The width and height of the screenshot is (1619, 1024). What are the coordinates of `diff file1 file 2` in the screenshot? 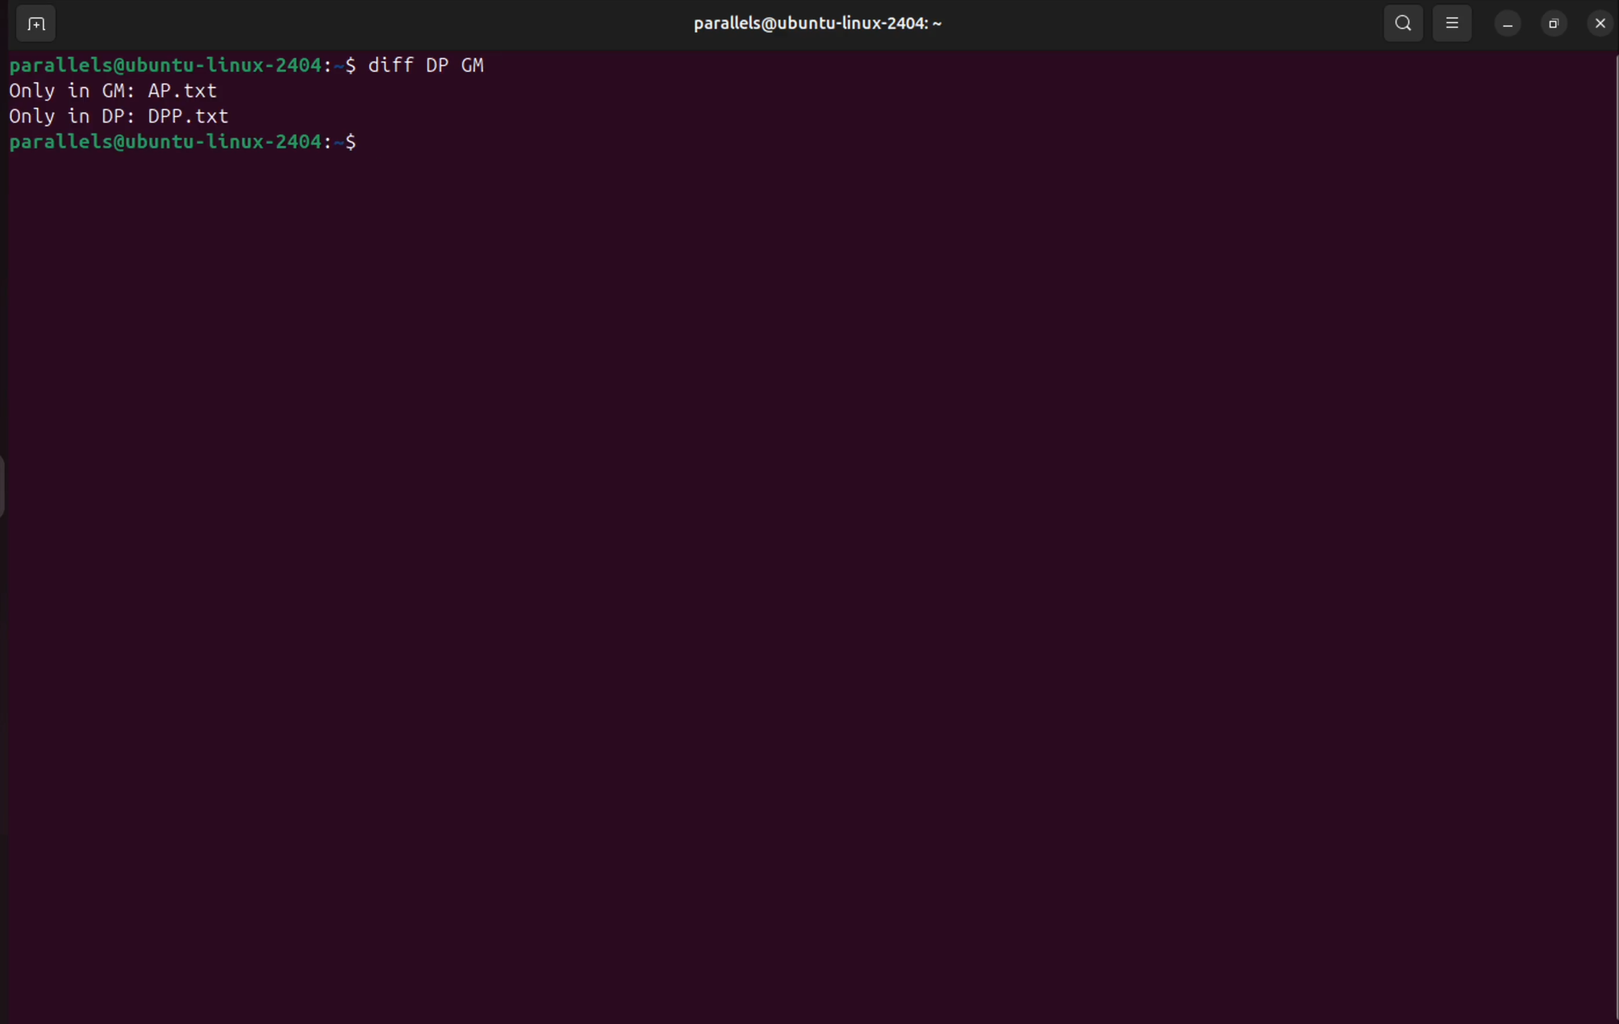 It's located at (442, 67).